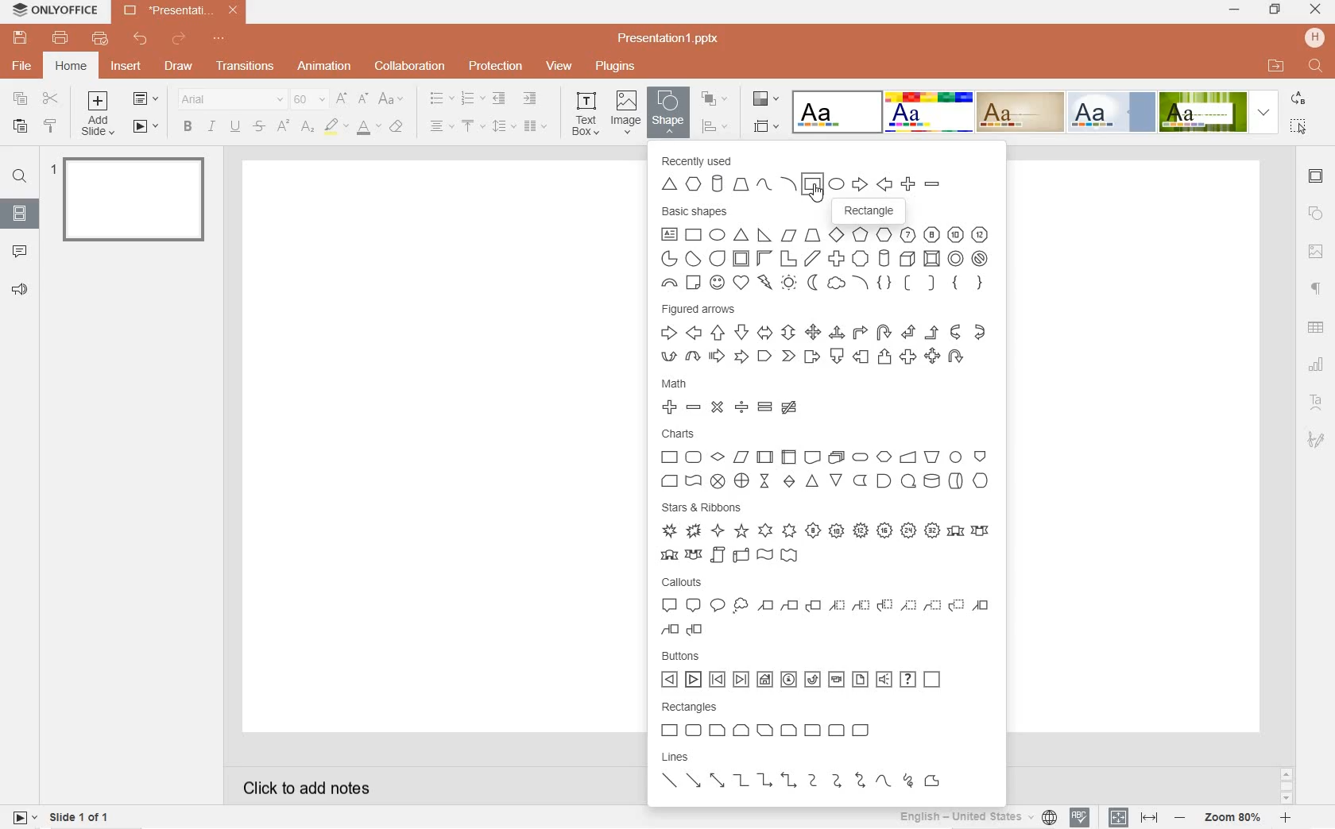  Describe the element at coordinates (765, 258) in the screenshot. I see `Half Frame` at that location.